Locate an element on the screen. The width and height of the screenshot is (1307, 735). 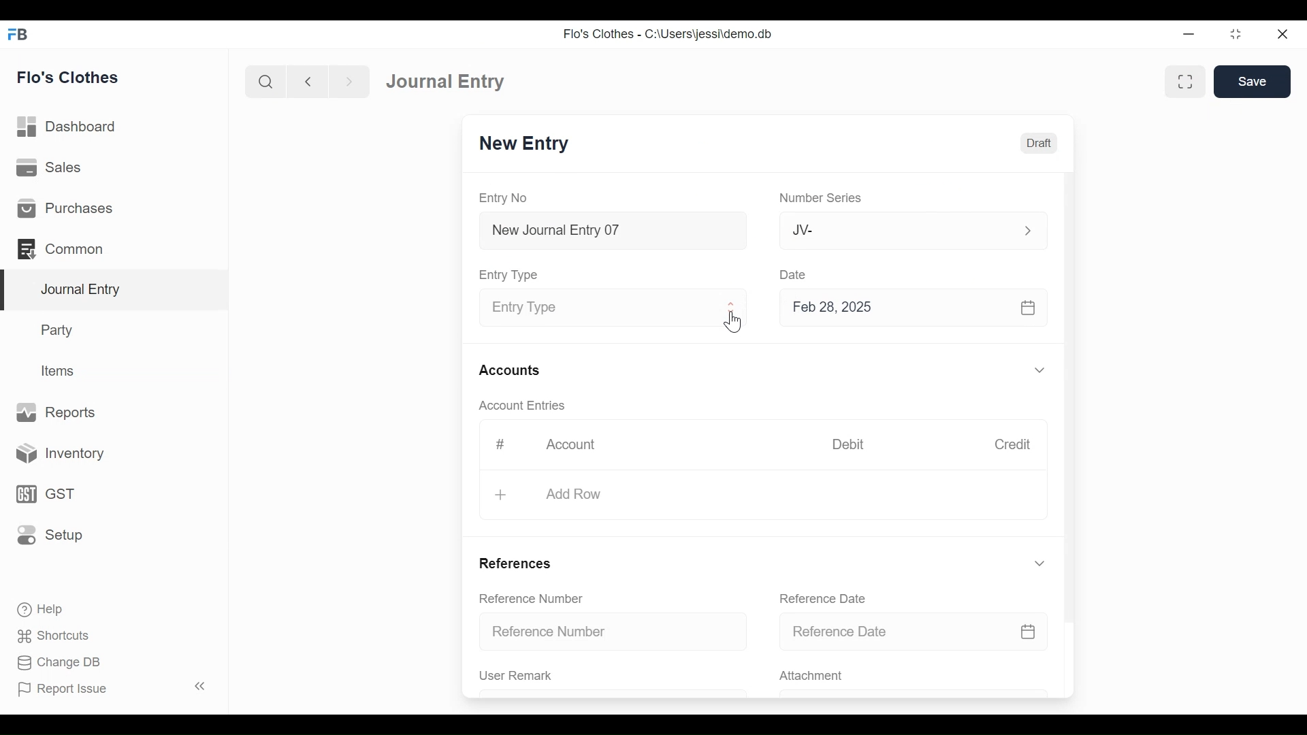
References is located at coordinates (516, 564).